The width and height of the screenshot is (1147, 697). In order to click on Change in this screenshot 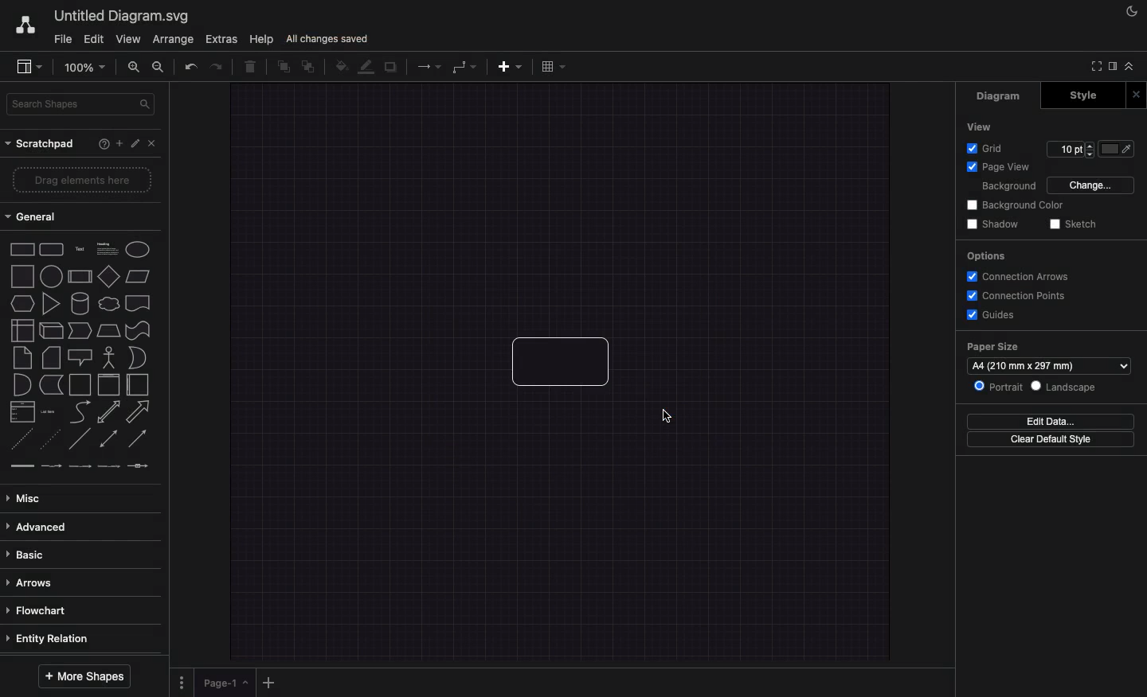, I will do `click(1090, 184)`.